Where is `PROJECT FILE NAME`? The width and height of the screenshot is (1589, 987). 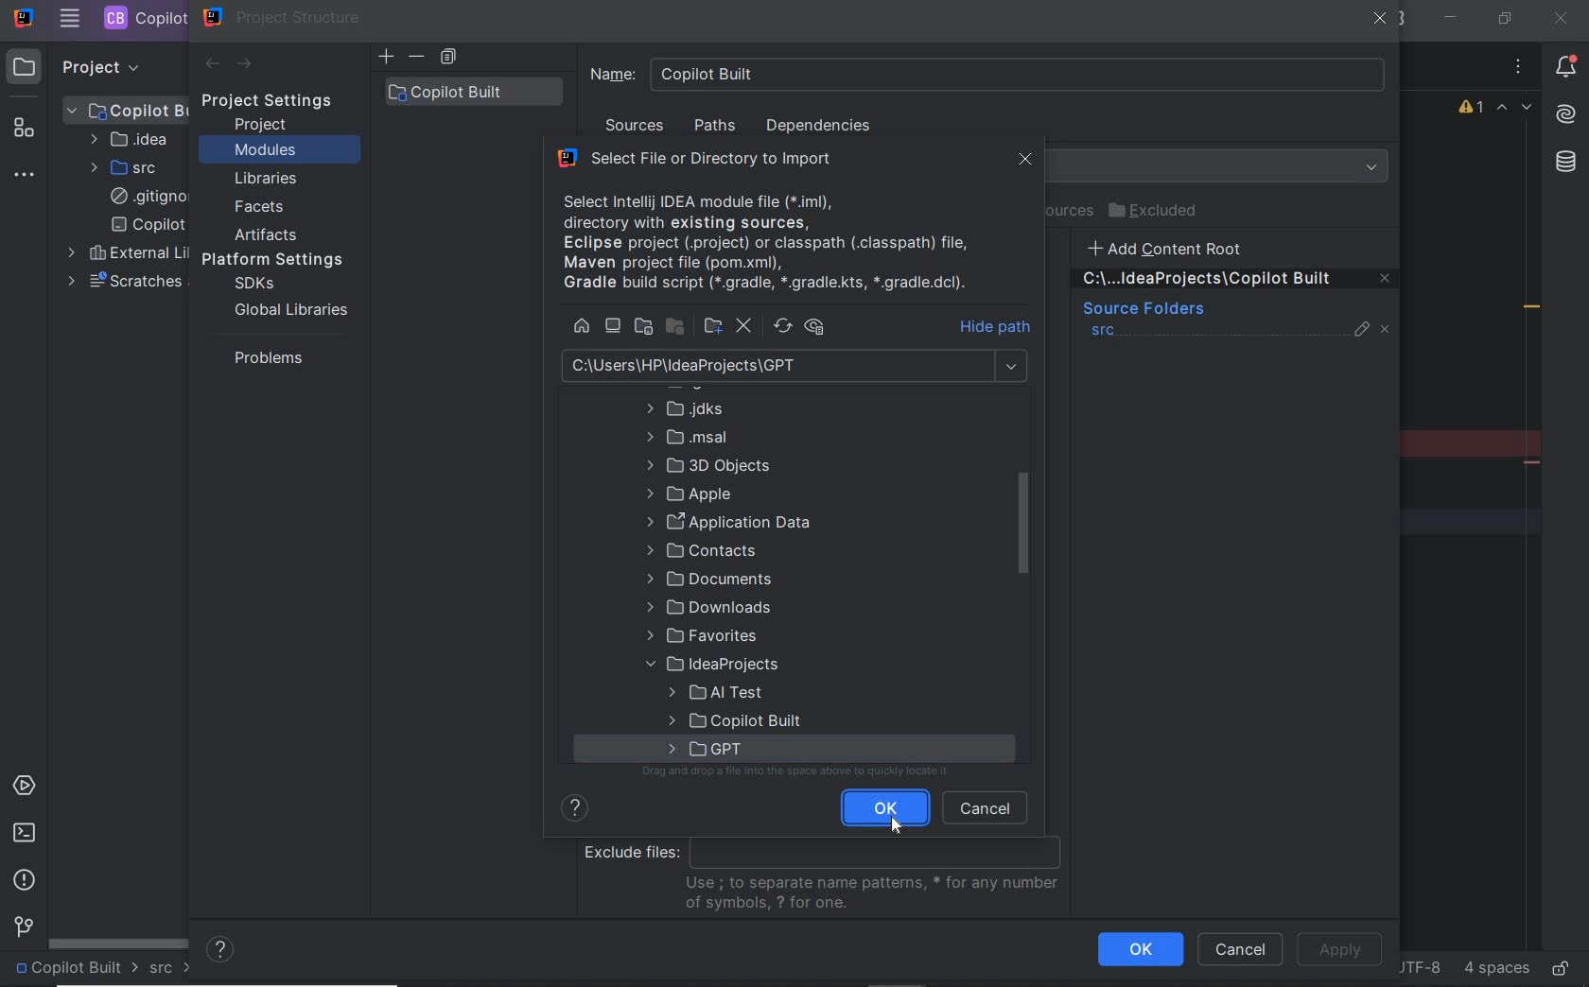 PROJECT FILE NAME is located at coordinates (143, 18).